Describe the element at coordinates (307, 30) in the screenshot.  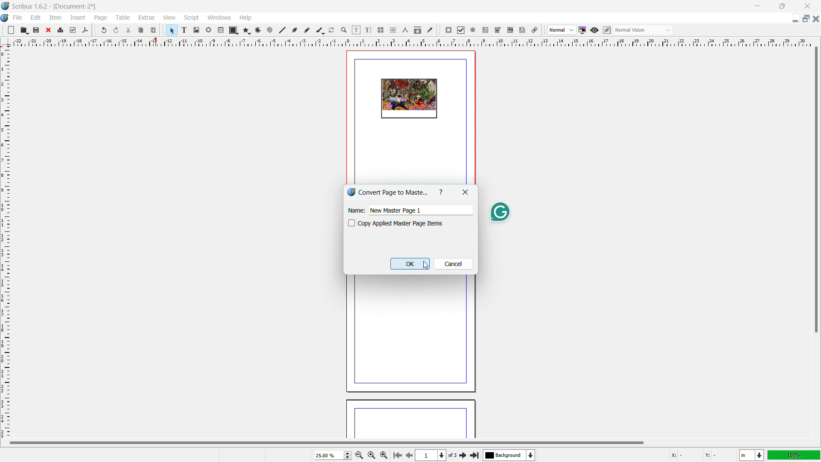
I see `freehand line` at that location.